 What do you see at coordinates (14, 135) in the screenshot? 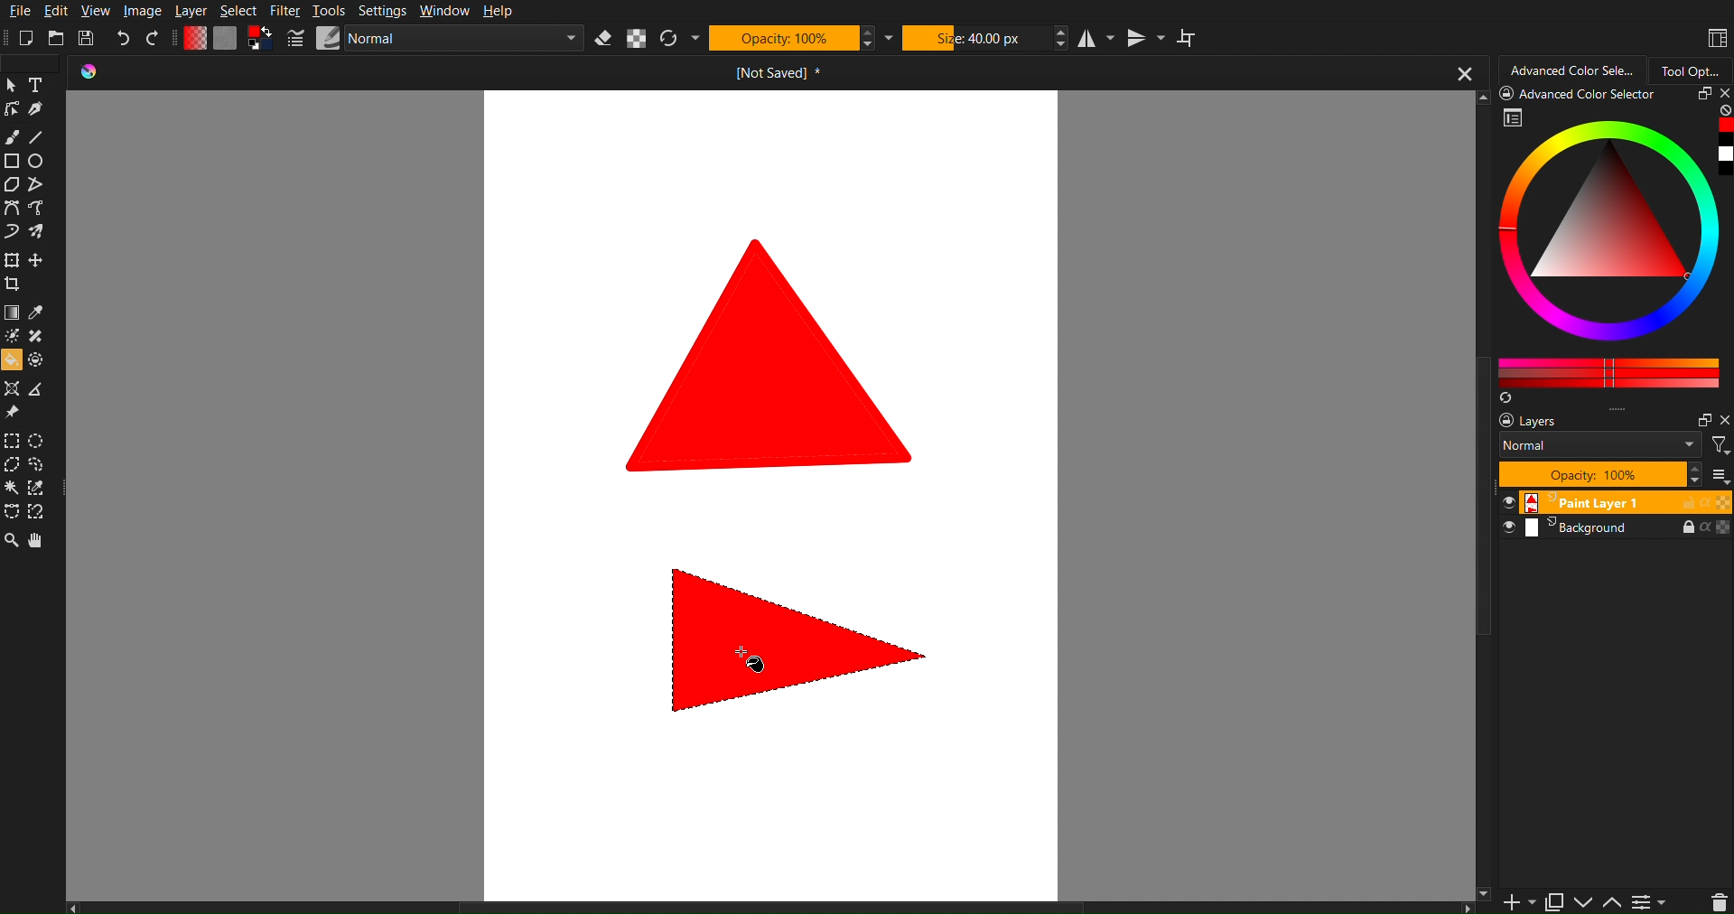
I see `Brush` at bounding box center [14, 135].